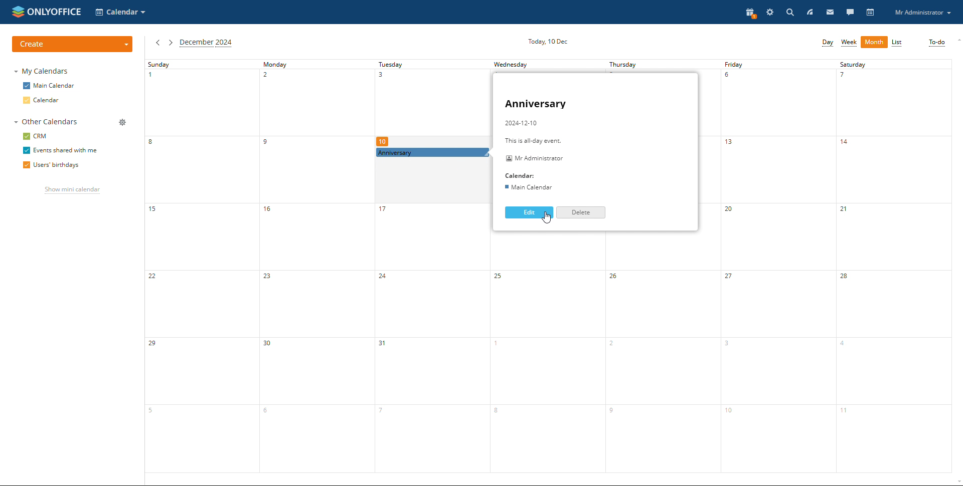 The height and width of the screenshot is (486, 963). What do you see at coordinates (544, 218) in the screenshot?
I see `cursor` at bounding box center [544, 218].